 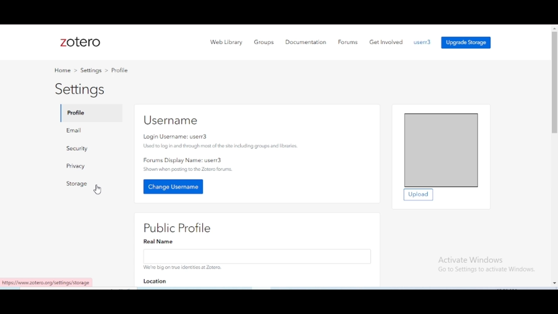 What do you see at coordinates (176, 137) in the screenshot?
I see `Login Username: userr3` at bounding box center [176, 137].